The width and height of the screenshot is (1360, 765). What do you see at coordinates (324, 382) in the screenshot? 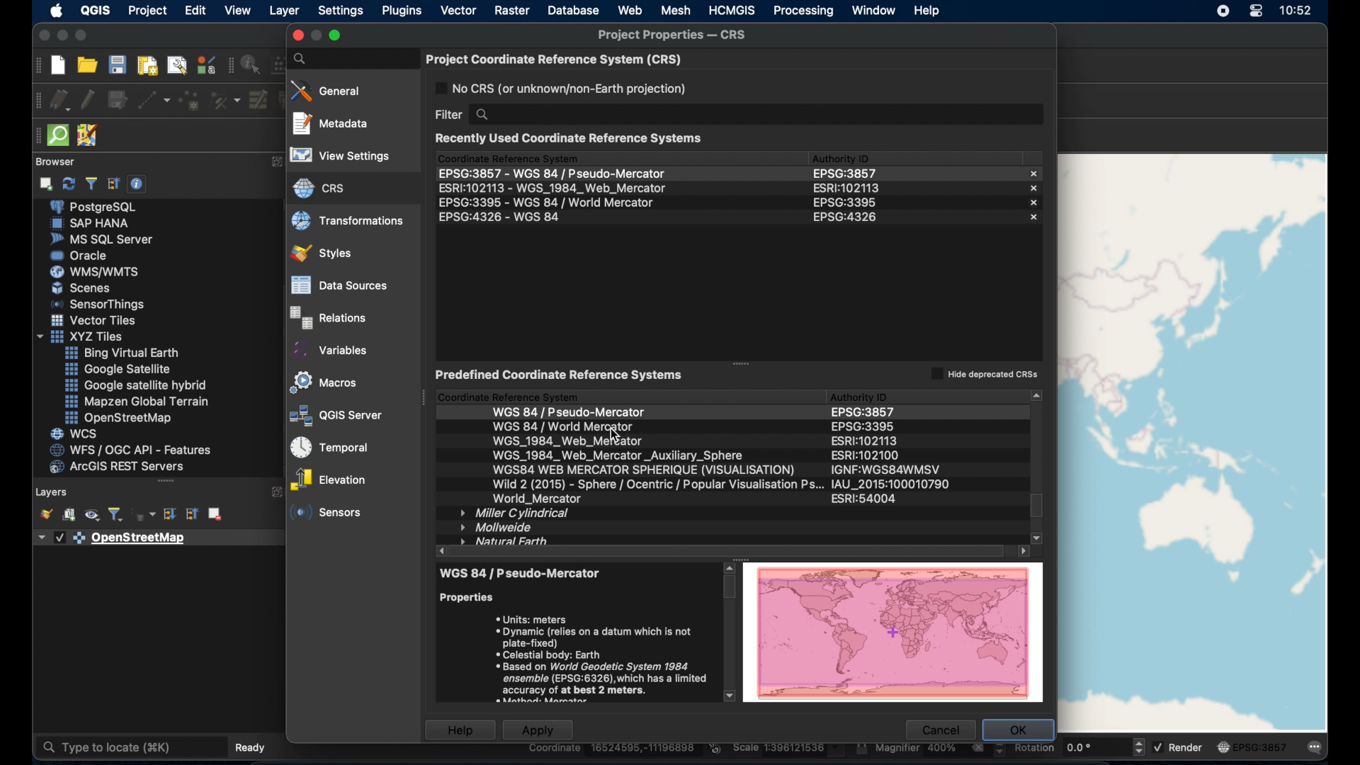
I see `macros` at bounding box center [324, 382].